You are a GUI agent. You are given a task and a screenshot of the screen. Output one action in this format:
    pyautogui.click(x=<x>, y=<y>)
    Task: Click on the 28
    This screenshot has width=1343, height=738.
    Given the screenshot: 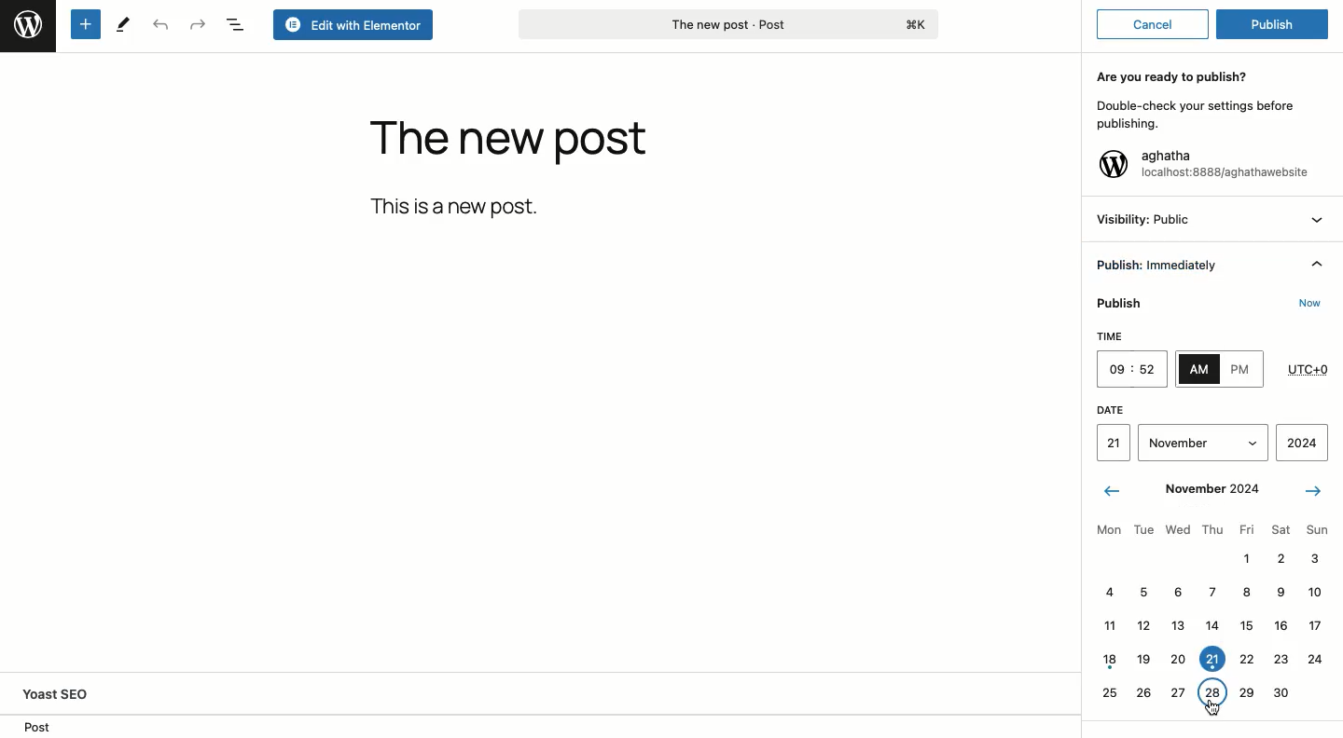 What is the action you would take?
    pyautogui.click(x=1211, y=691)
    